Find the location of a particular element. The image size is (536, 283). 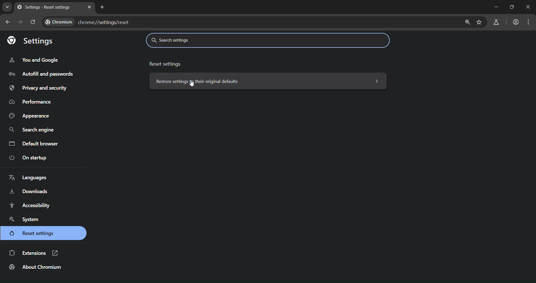

you and google is located at coordinates (35, 59).